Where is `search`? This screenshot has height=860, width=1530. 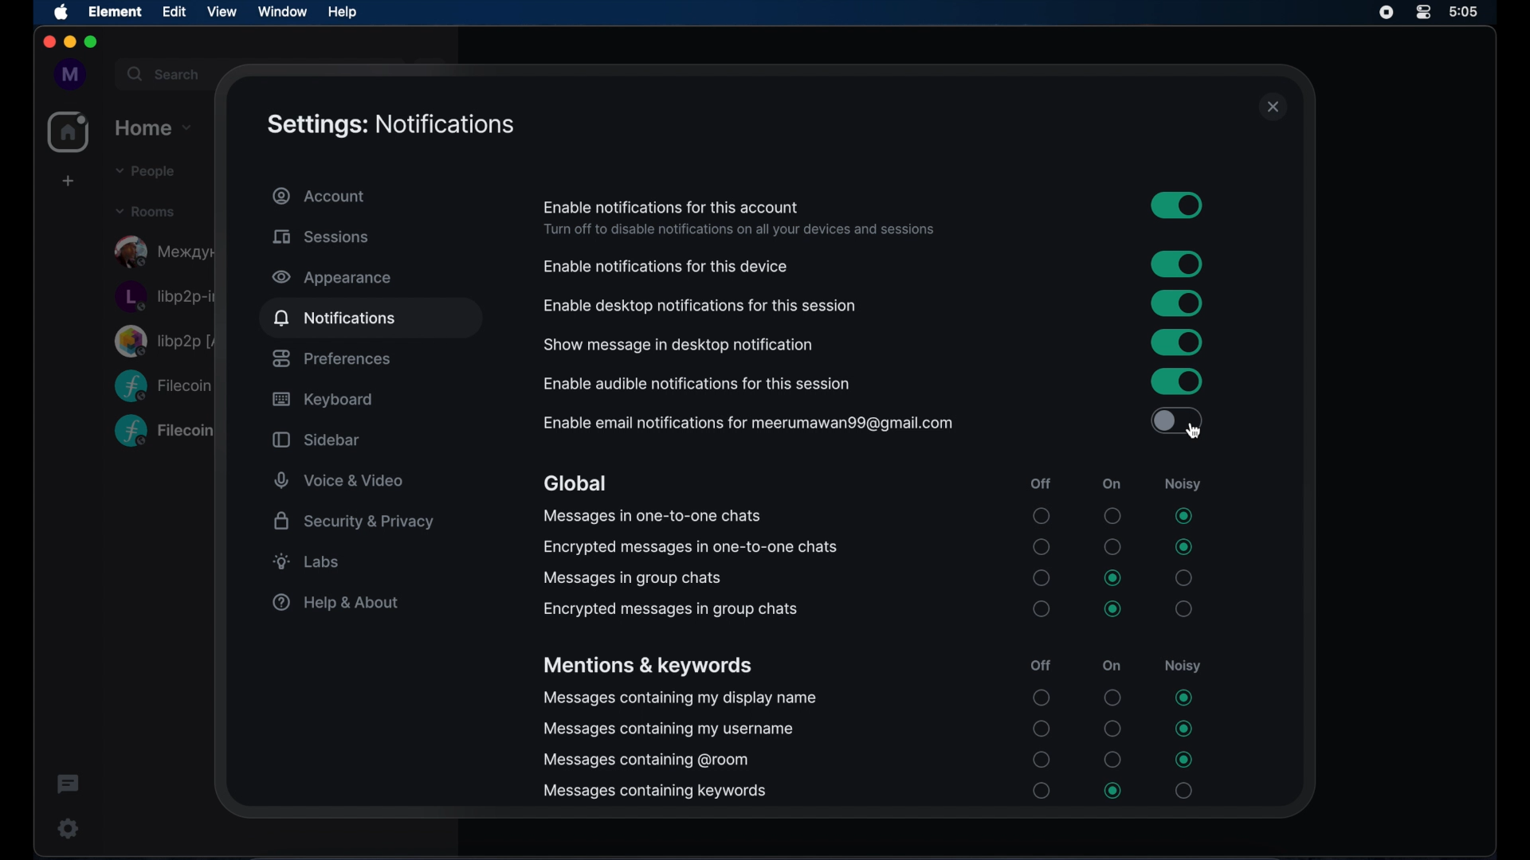 search is located at coordinates (162, 72).